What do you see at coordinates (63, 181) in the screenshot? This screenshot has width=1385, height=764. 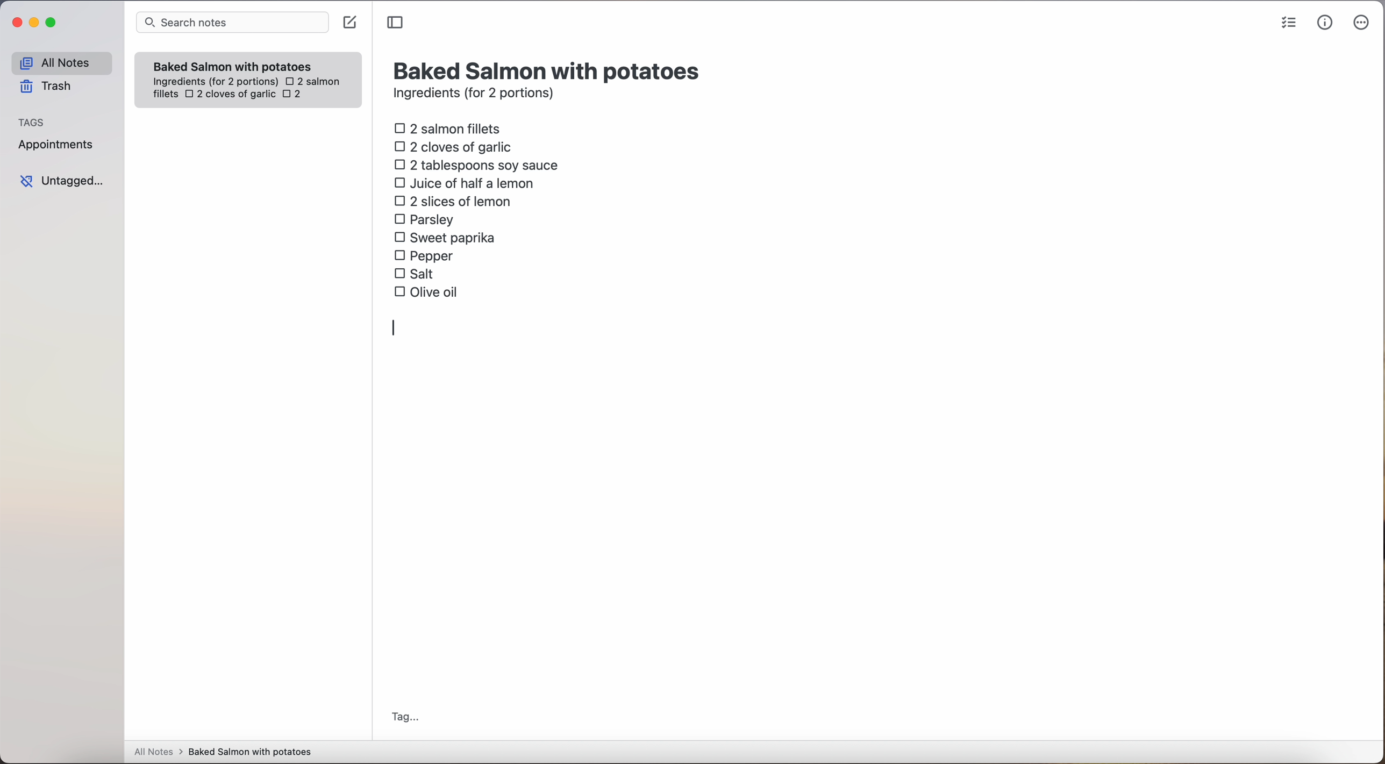 I see `untagged` at bounding box center [63, 181].